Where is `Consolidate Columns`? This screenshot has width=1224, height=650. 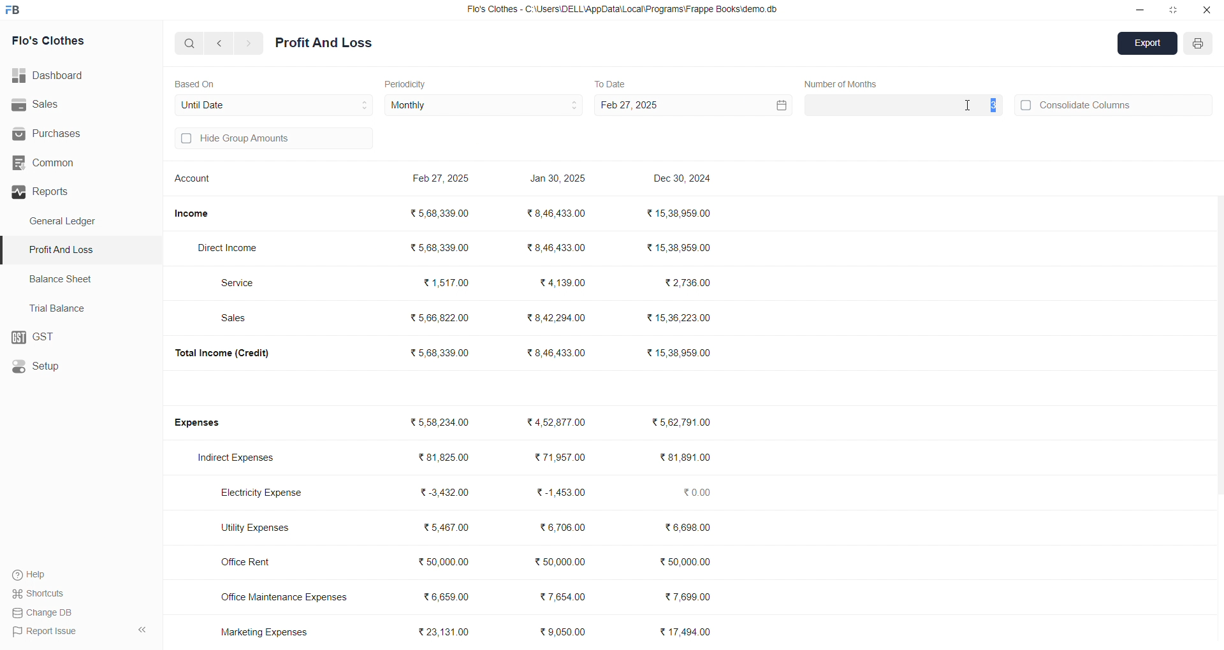
Consolidate Columns is located at coordinates (1114, 103).